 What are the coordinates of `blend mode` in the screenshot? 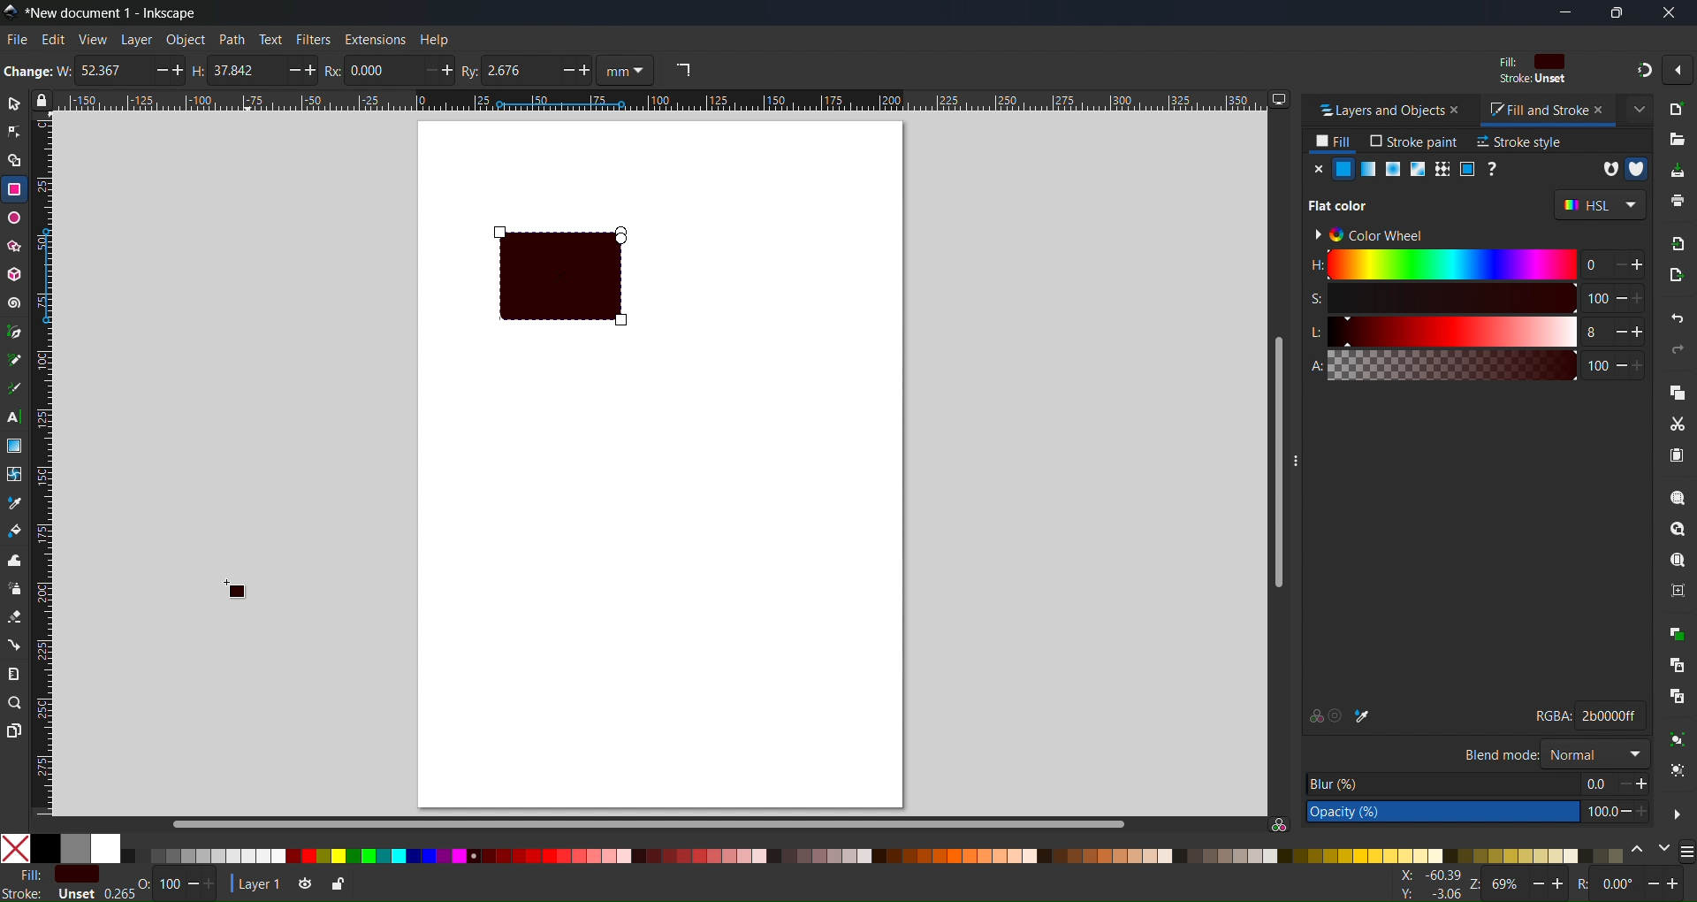 It's located at (1499, 753).